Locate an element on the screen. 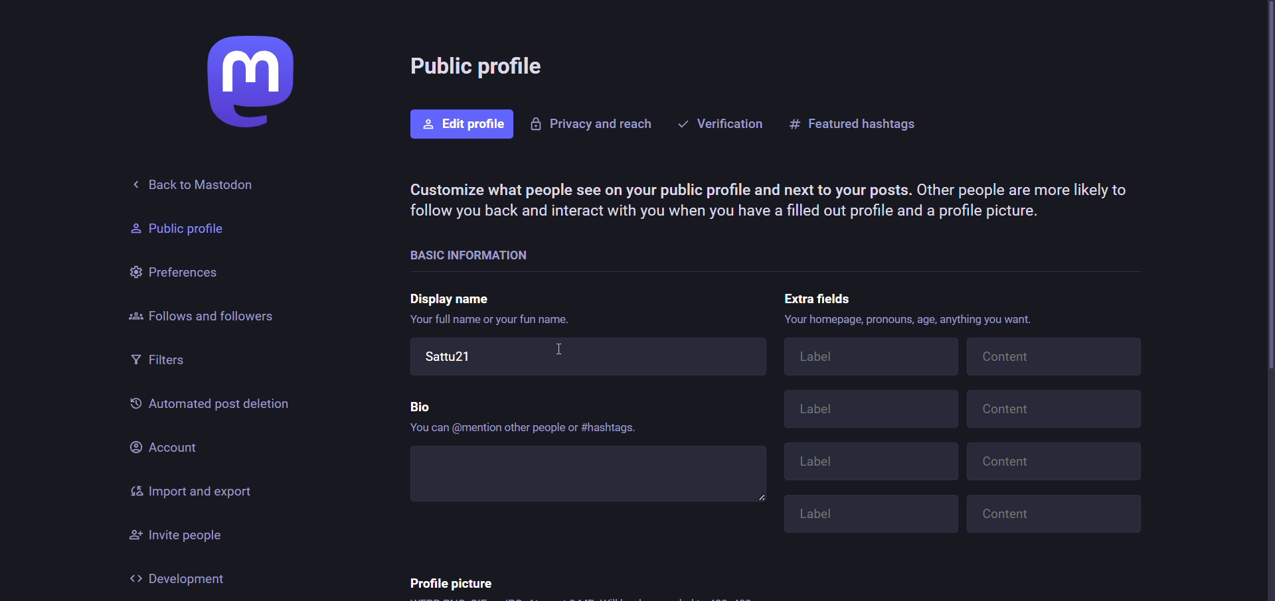 This screenshot has height=601, width=1275. Label is located at coordinates (875, 463).